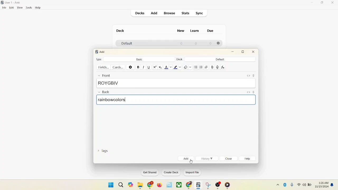 The width and height of the screenshot is (338, 190). Describe the element at coordinates (109, 184) in the screenshot. I see `window` at that location.